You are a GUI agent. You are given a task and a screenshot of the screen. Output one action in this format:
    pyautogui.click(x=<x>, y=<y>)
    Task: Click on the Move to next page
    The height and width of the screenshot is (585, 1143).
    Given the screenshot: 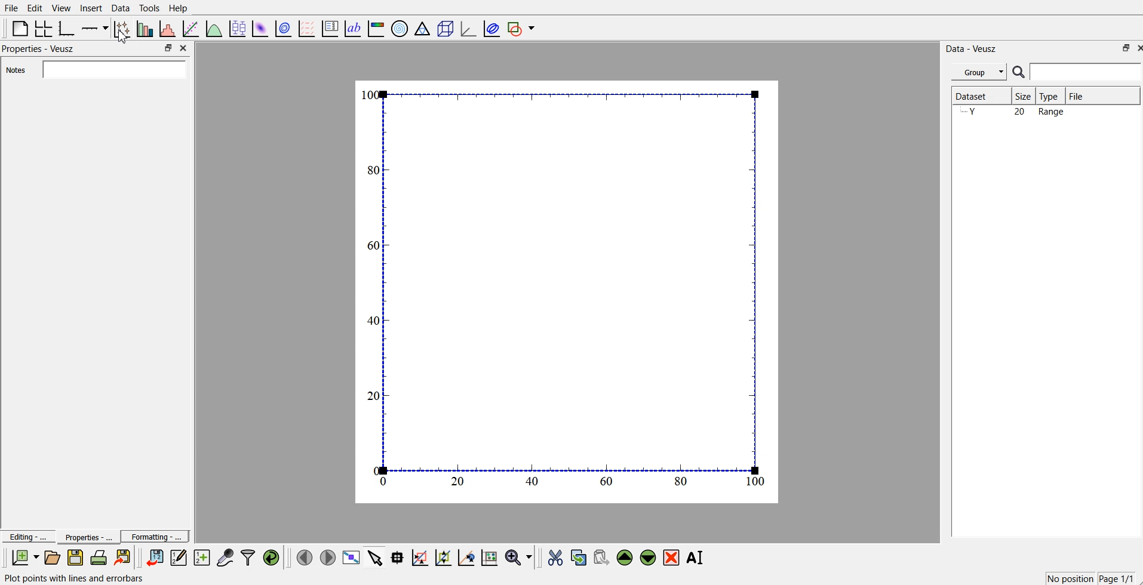 What is the action you would take?
    pyautogui.click(x=327, y=556)
    